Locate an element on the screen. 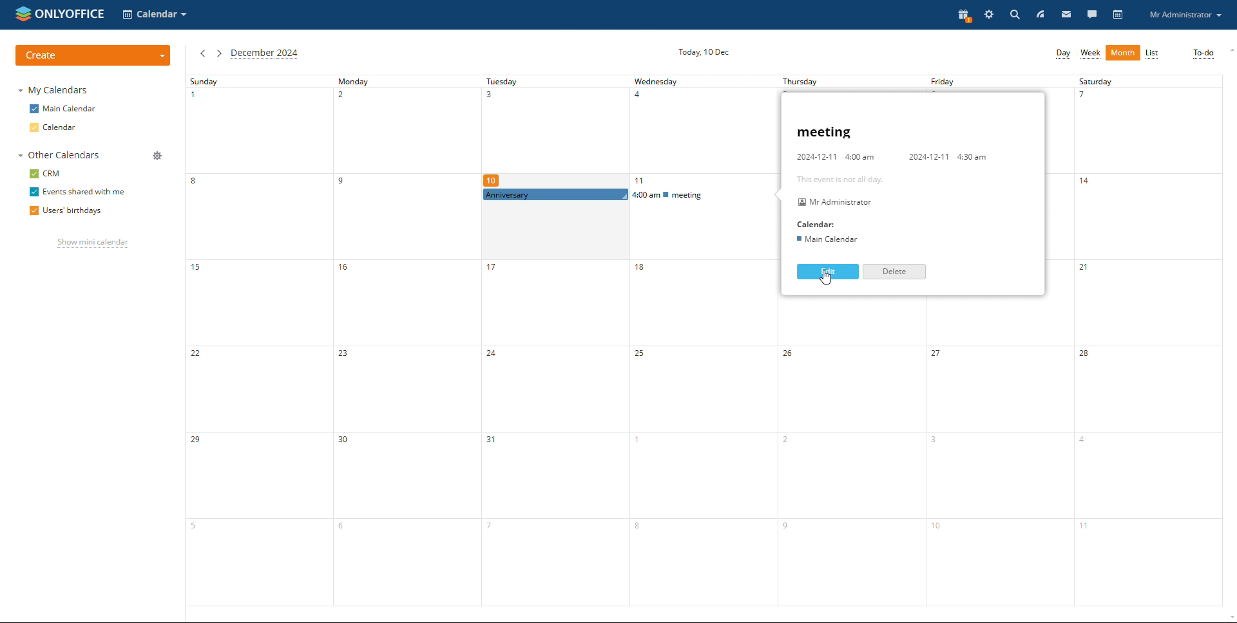  events shared with me is located at coordinates (80, 191).